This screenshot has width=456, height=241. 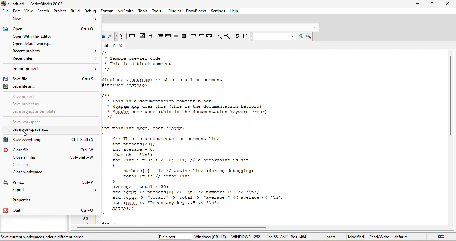 What do you see at coordinates (54, 69) in the screenshot?
I see `import project` at bounding box center [54, 69].